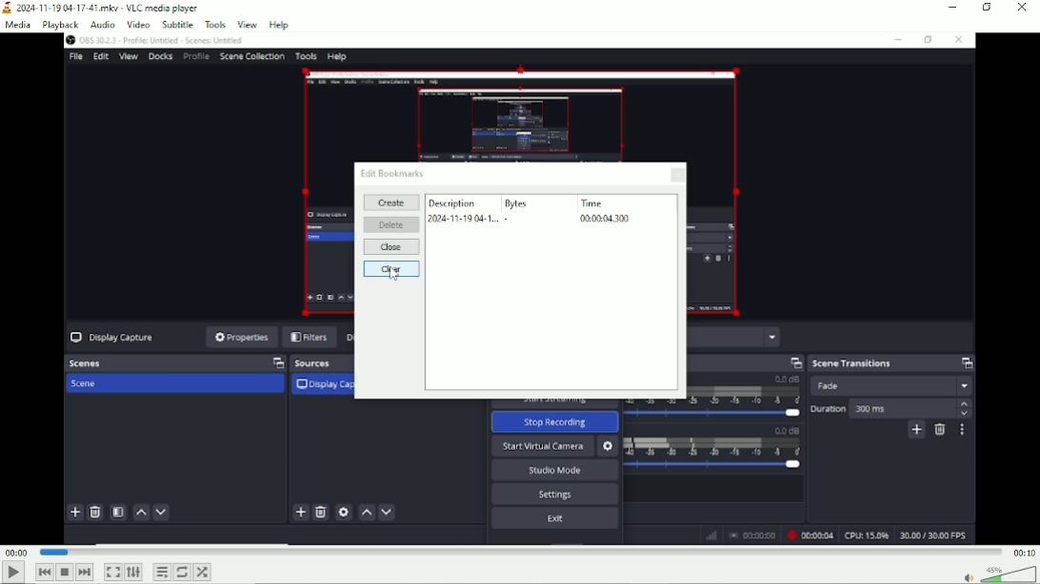  Describe the element at coordinates (998, 574) in the screenshot. I see `Volume` at that location.